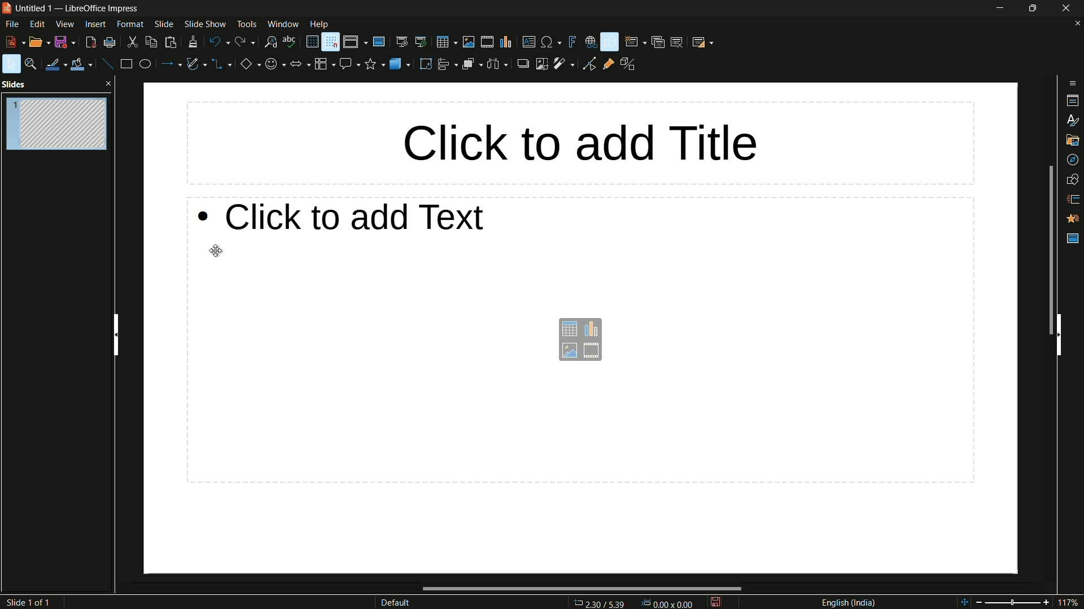  Describe the element at coordinates (164, 24) in the screenshot. I see `slide menu` at that location.